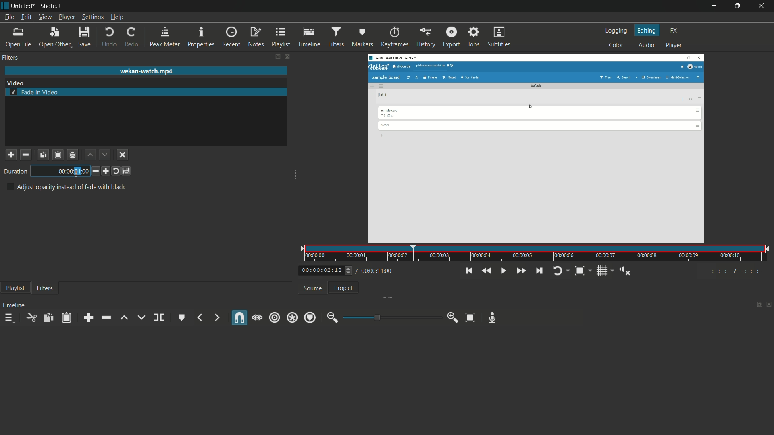  Describe the element at coordinates (14, 172) in the screenshot. I see `duration` at that location.